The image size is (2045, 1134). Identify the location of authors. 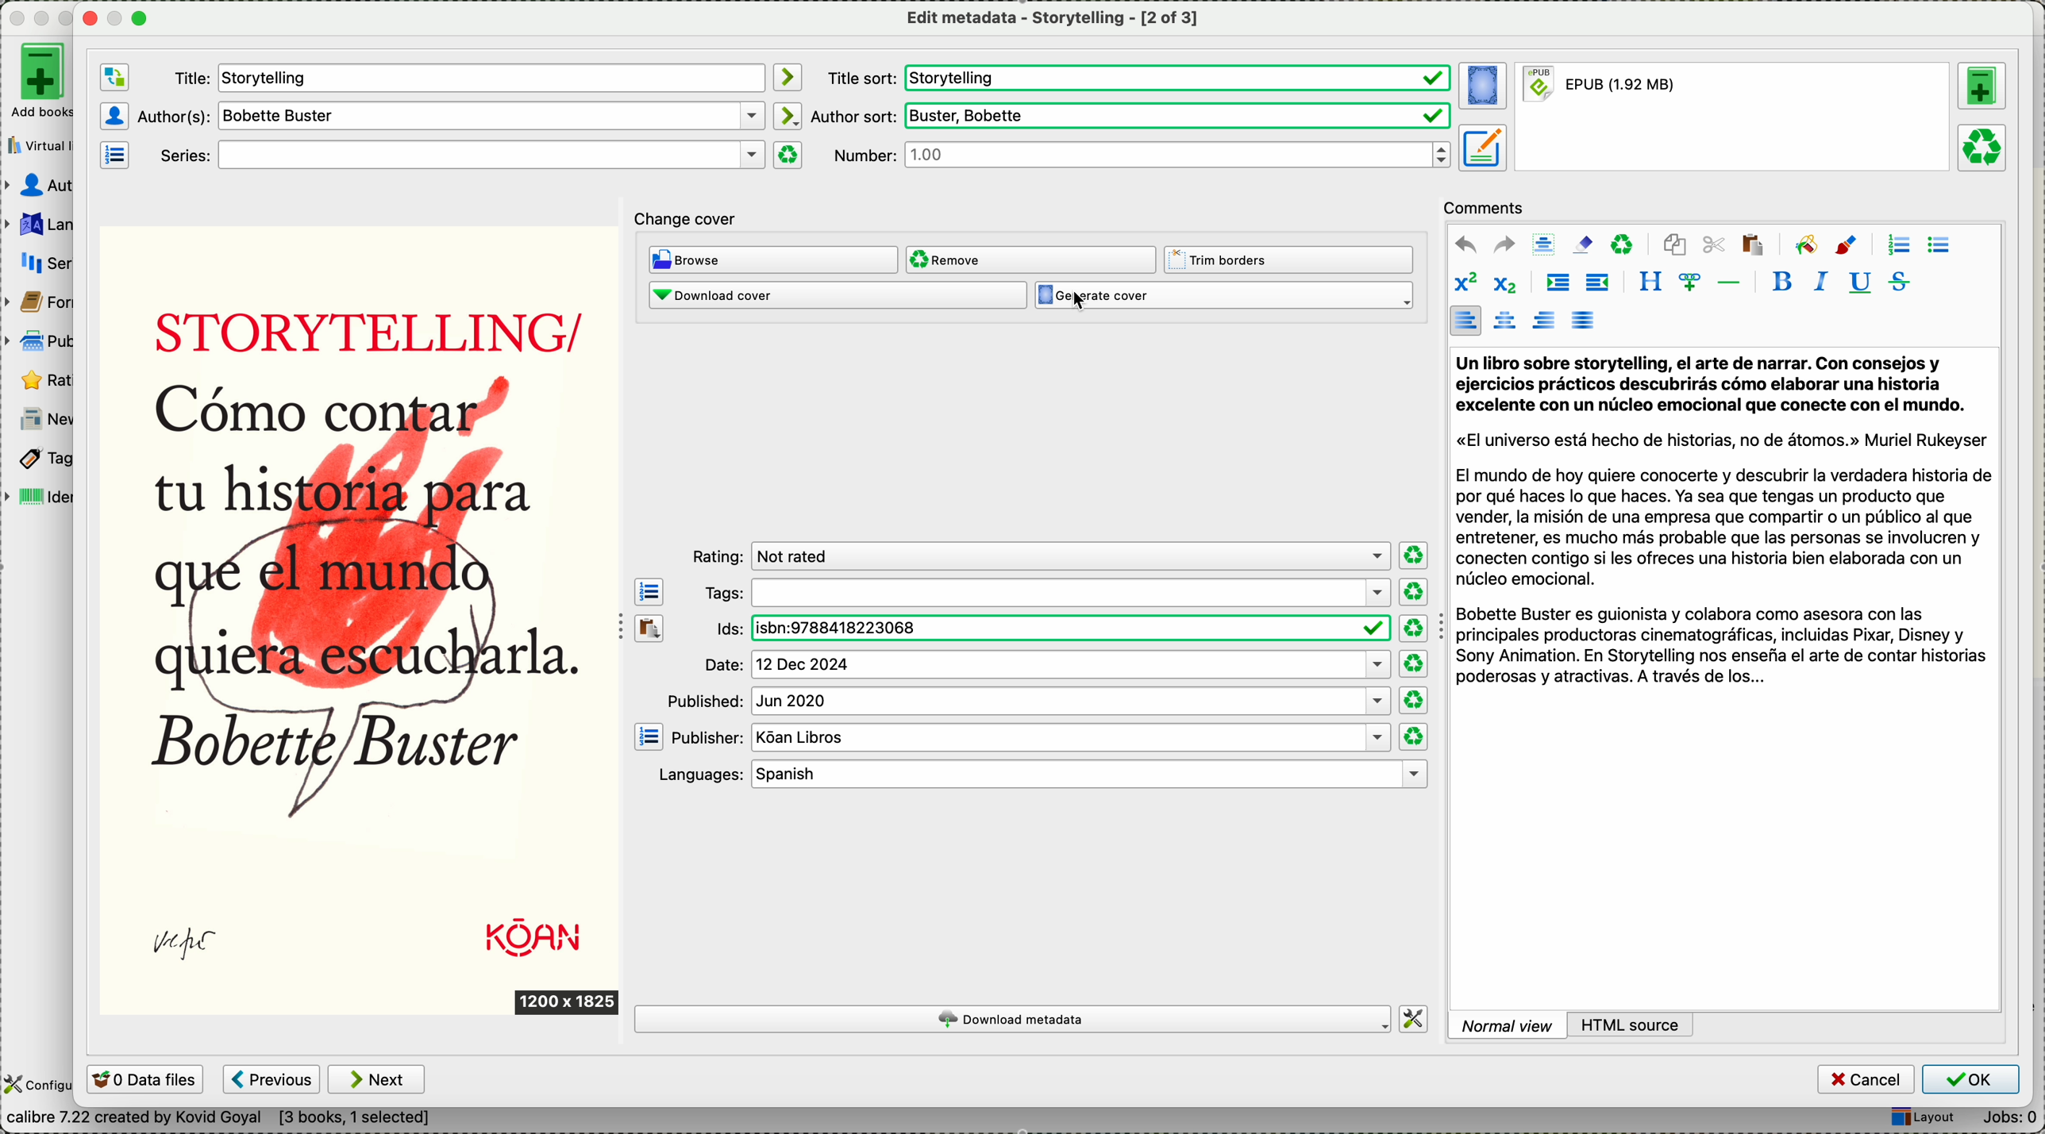
(449, 117).